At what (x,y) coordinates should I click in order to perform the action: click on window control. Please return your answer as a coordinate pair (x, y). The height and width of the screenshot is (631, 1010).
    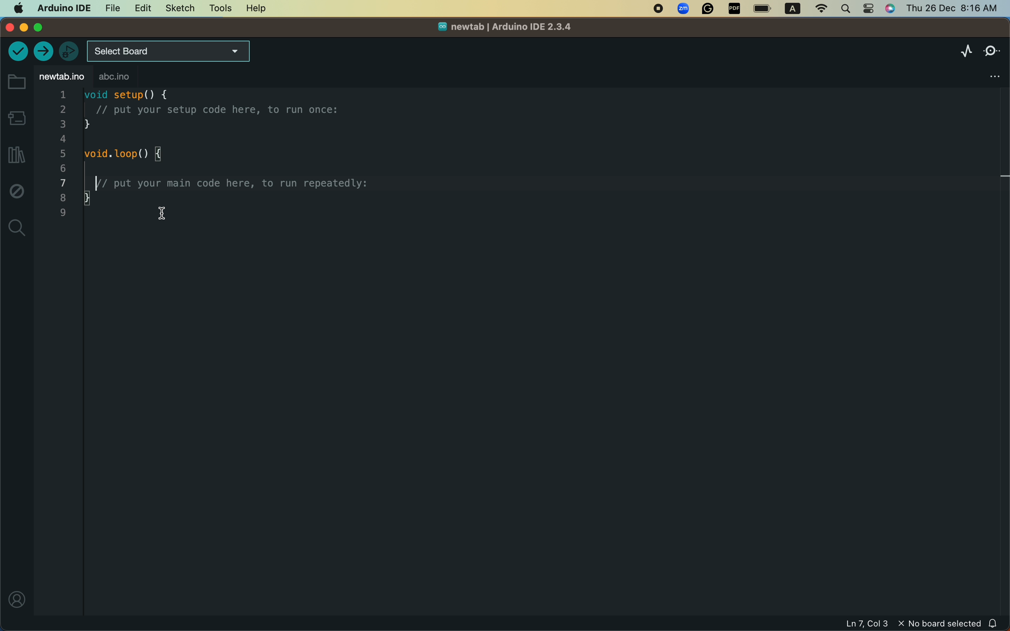
    Looking at the image, I should click on (34, 28).